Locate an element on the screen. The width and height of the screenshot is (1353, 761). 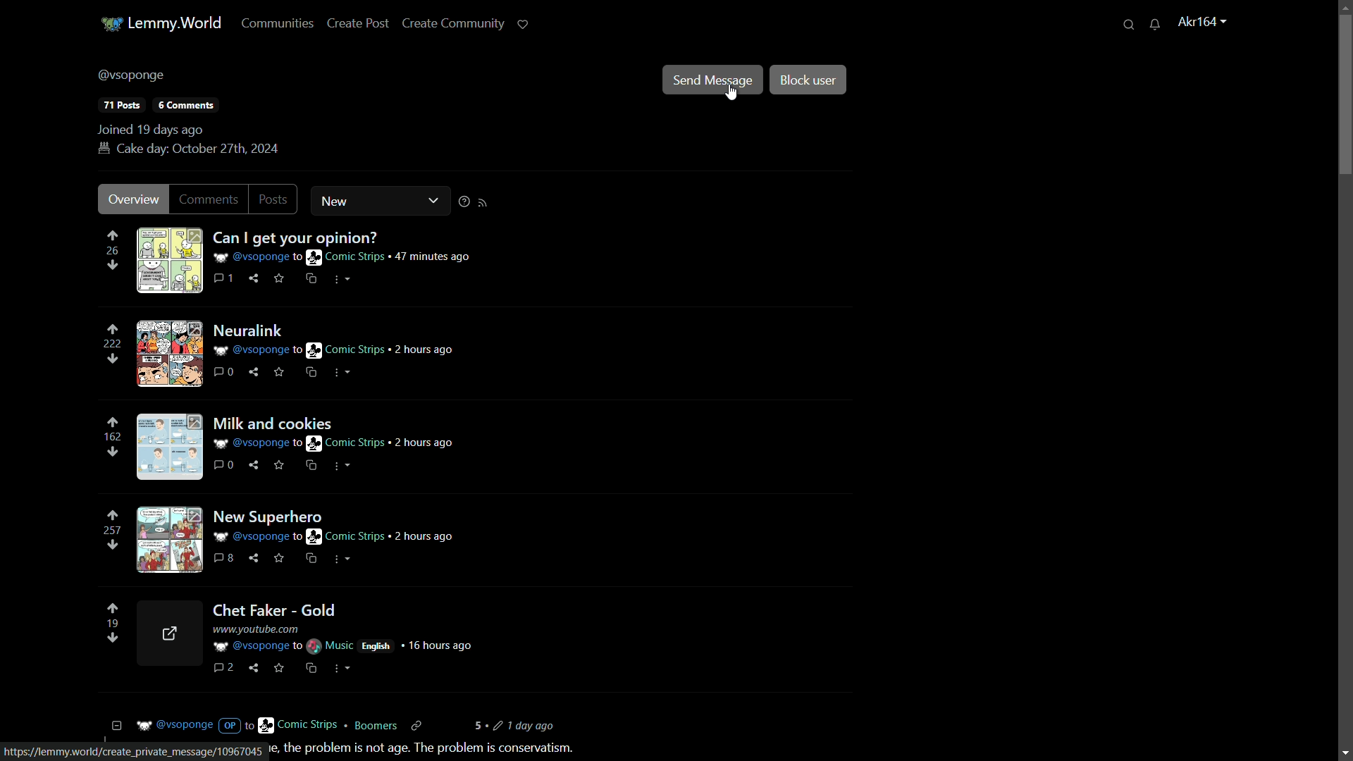
post details is located at coordinates (353, 256).